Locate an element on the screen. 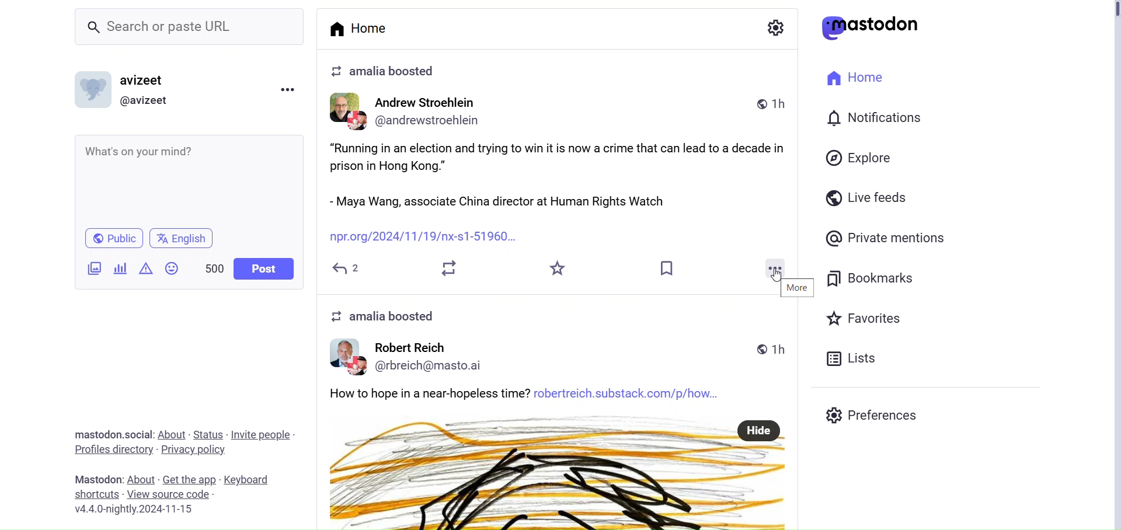 This screenshot has width=1121, height=530. User Name is located at coordinates (142, 79).